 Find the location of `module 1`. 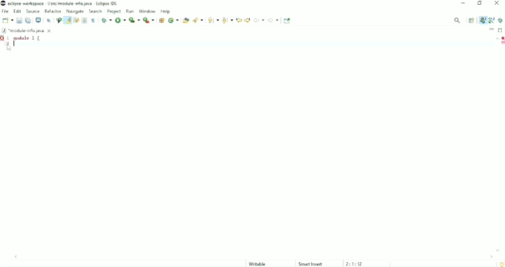

module 1 is located at coordinates (28, 38).